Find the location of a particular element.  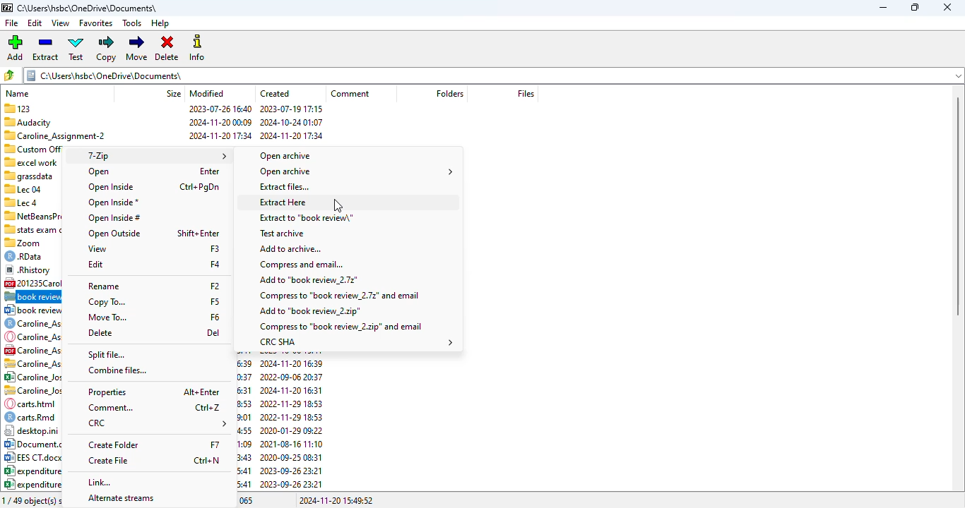

minimize is located at coordinates (883, 8).